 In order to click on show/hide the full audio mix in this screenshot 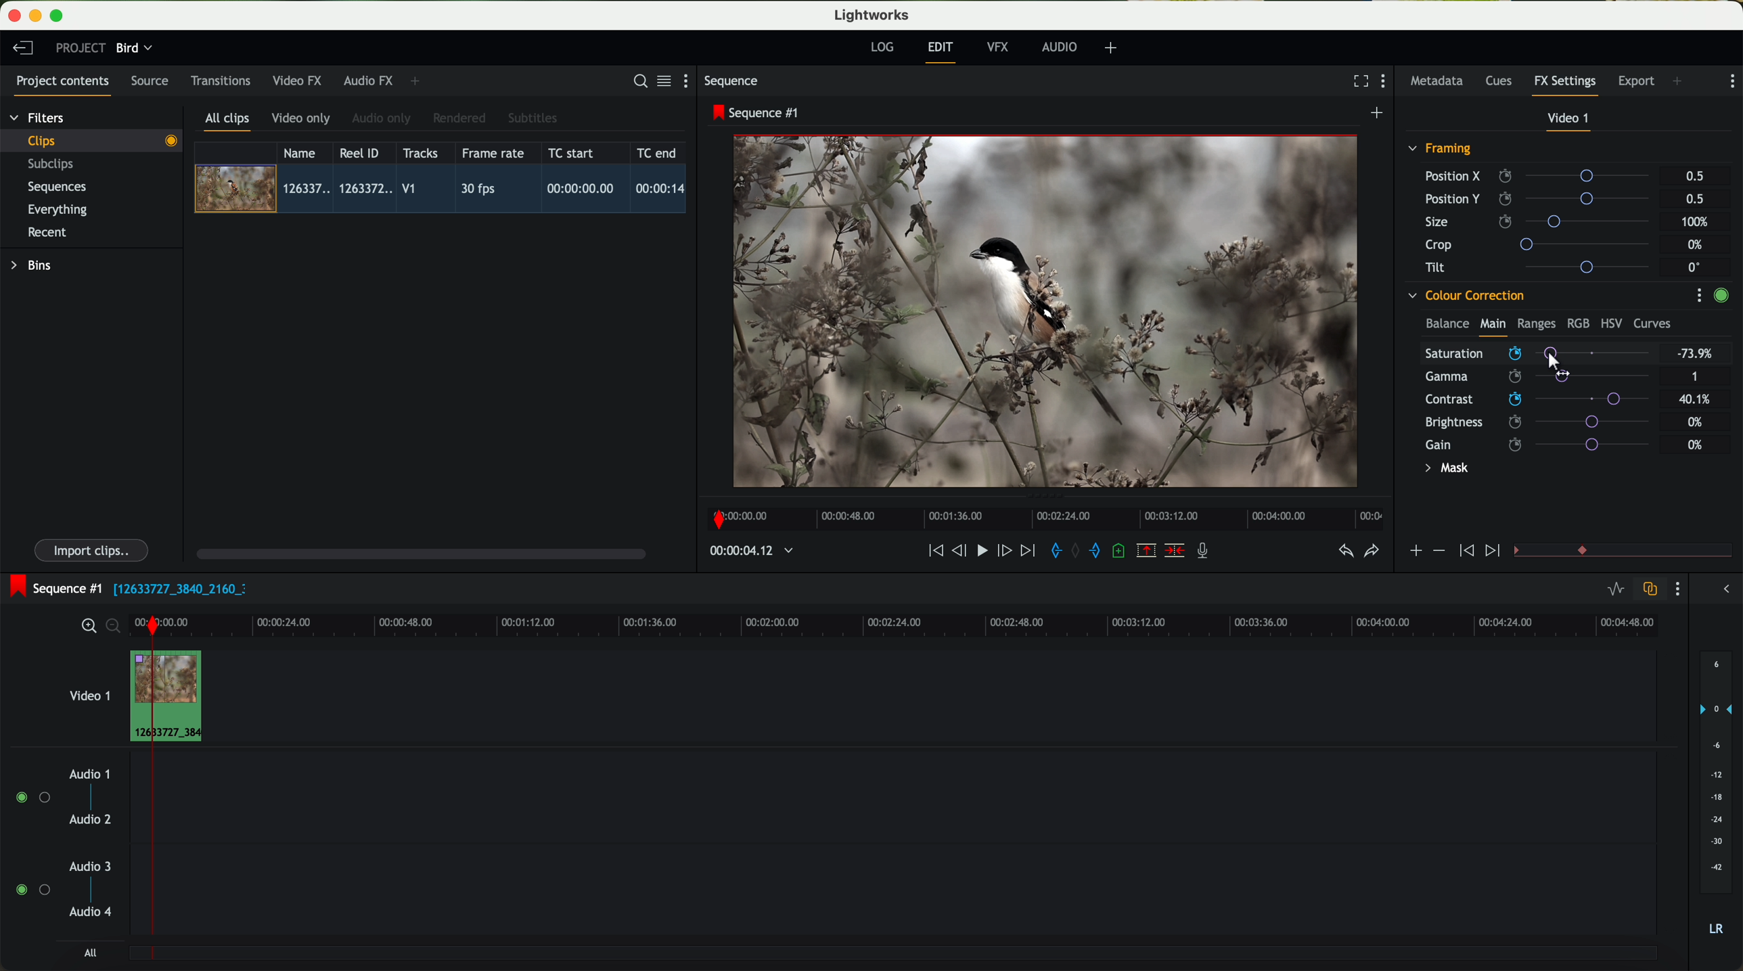, I will do `click(1722, 589)`.